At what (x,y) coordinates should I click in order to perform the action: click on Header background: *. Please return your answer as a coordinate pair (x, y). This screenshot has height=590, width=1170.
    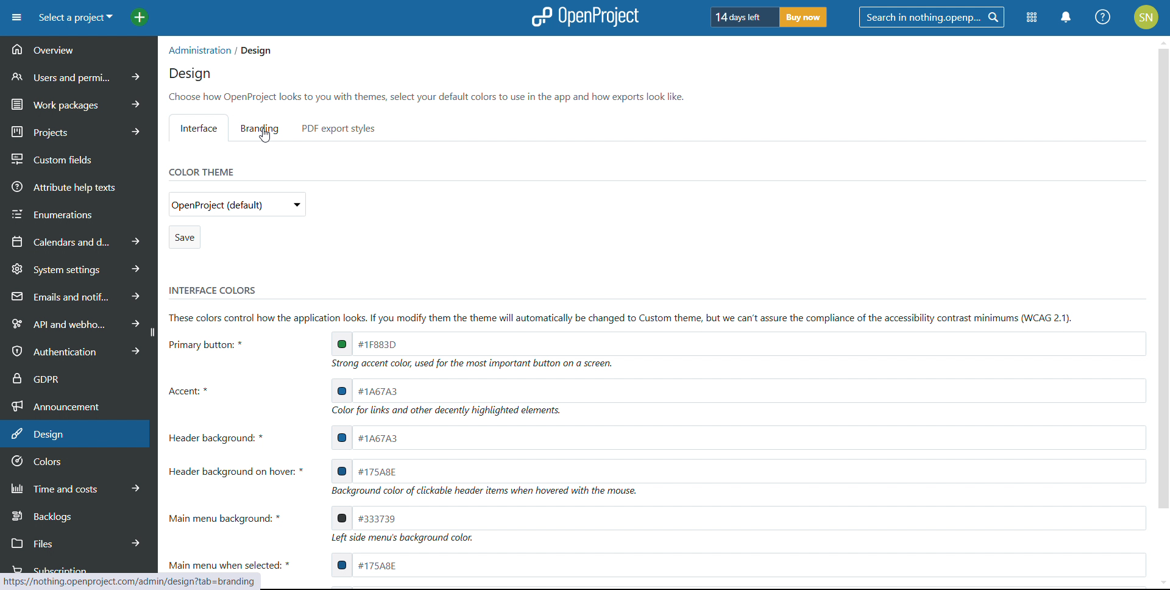
    Looking at the image, I should click on (219, 438).